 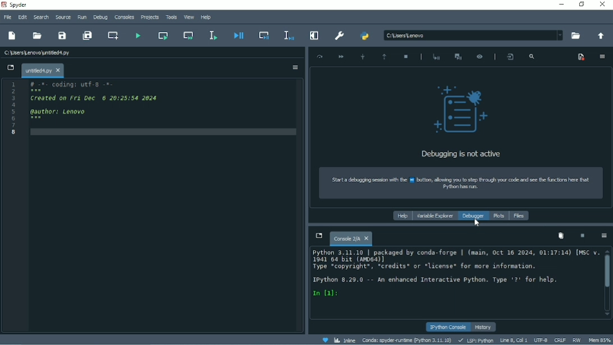 I want to click on 1 #-c- coding: wef-p -=-

5 Crested on ri vec © 20125150 2626

S awthor: Lenovo

Cg
LE, so click(x=88, y=110).